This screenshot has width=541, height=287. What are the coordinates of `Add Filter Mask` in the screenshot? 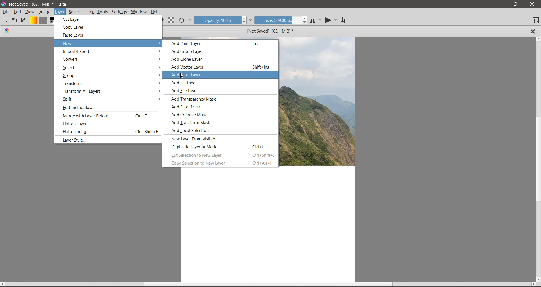 It's located at (188, 107).